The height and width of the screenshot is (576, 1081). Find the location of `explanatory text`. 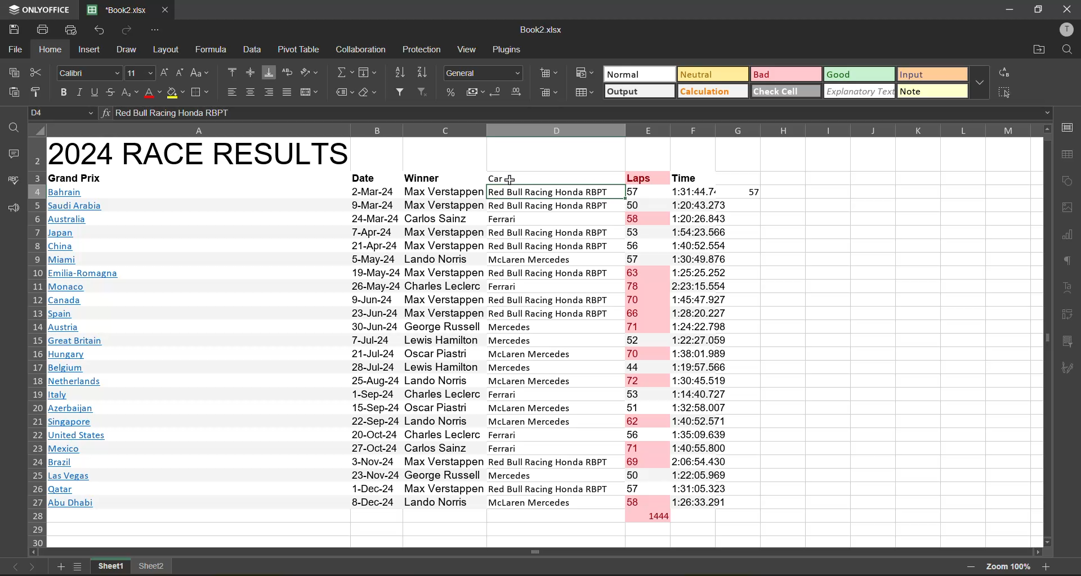

explanatory text is located at coordinates (860, 93).